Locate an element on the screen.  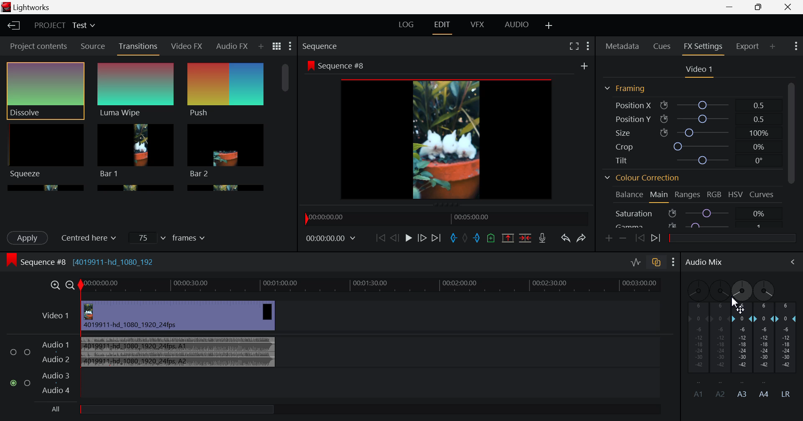
Crop is located at coordinates (692, 146).